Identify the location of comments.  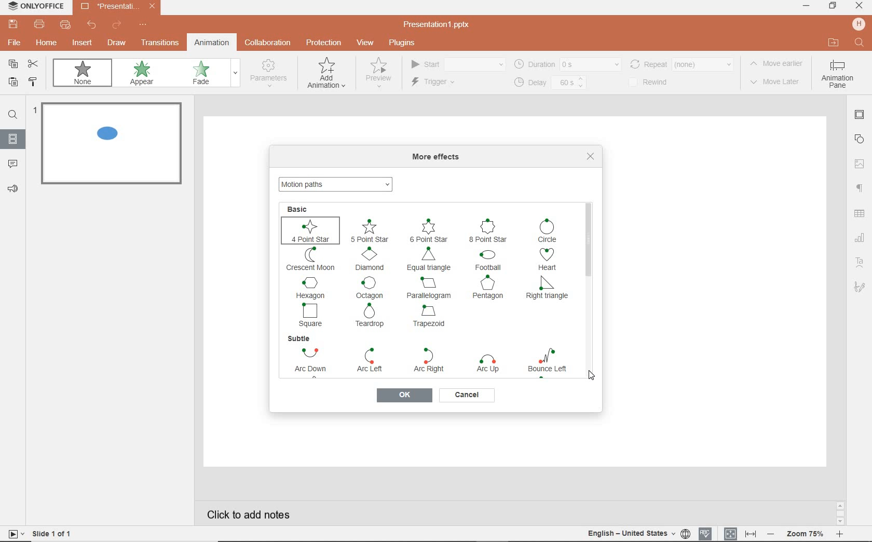
(13, 164).